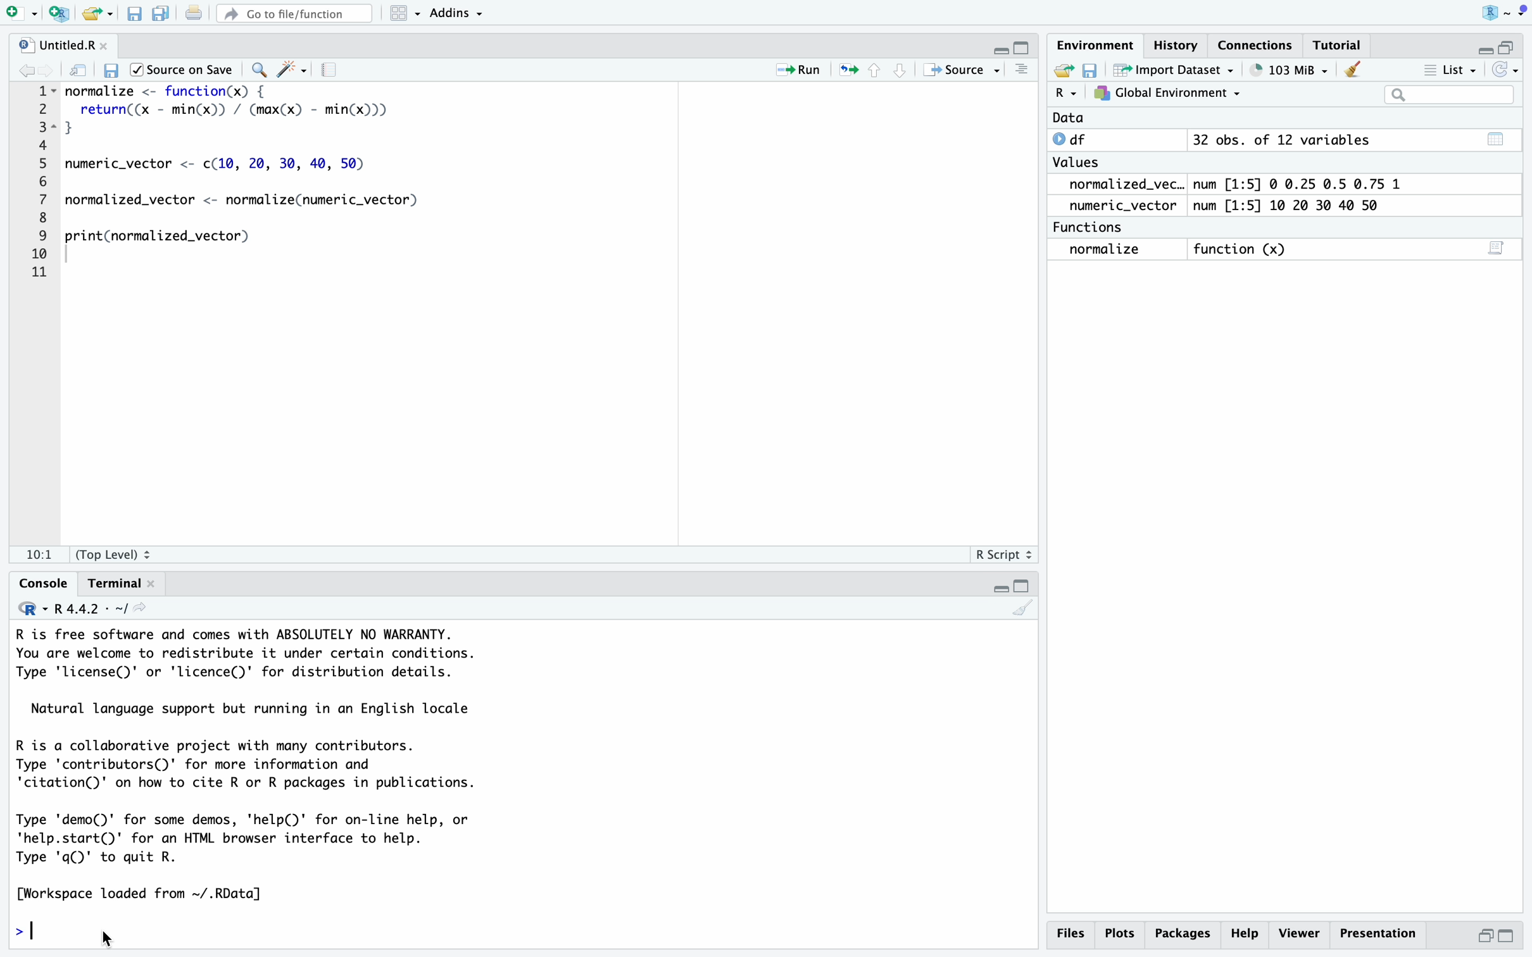 The height and width of the screenshot is (957, 1532). Describe the element at coordinates (803, 69) in the screenshot. I see `Run the current line or selection (Ctrl + Enter)` at that location.